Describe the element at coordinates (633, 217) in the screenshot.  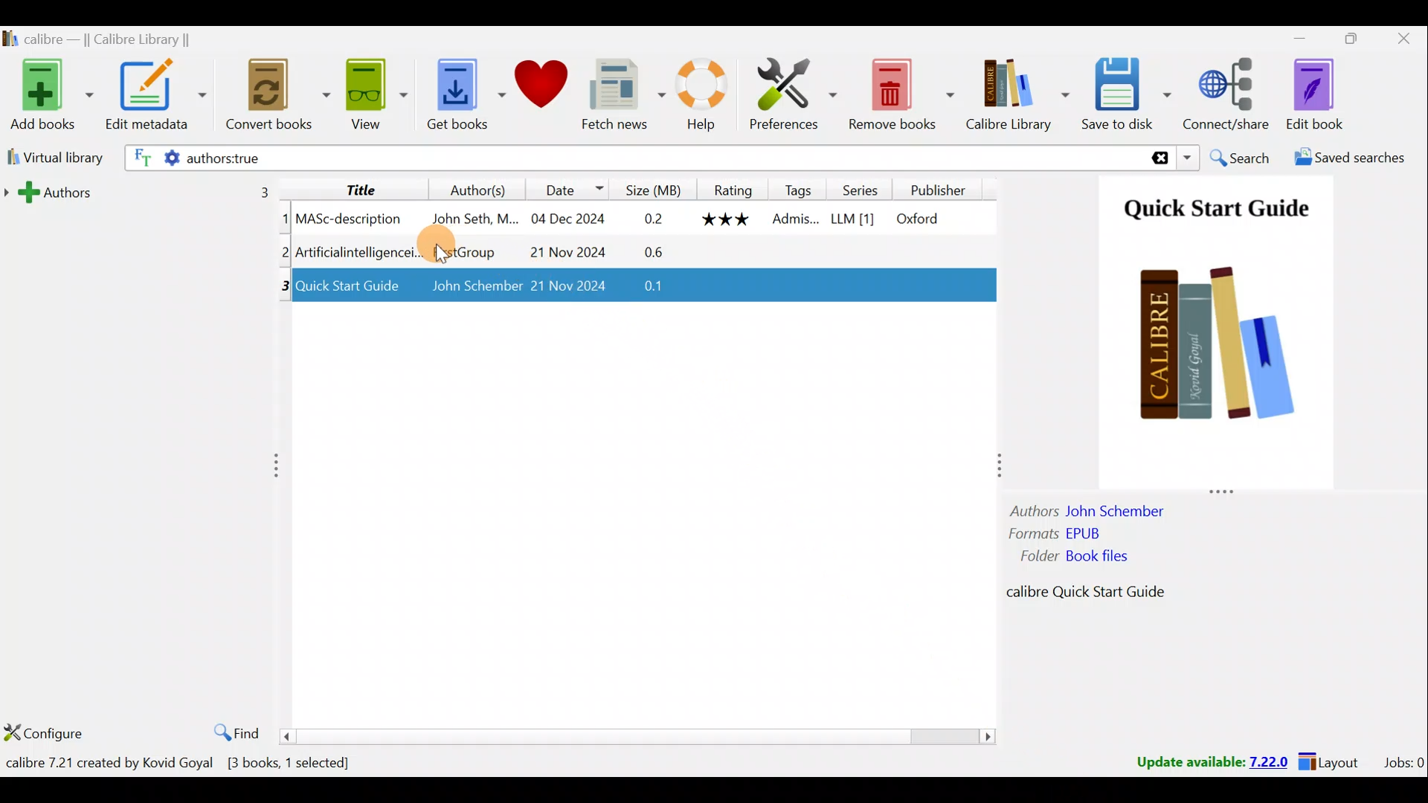
I see `Book 1` at that location.